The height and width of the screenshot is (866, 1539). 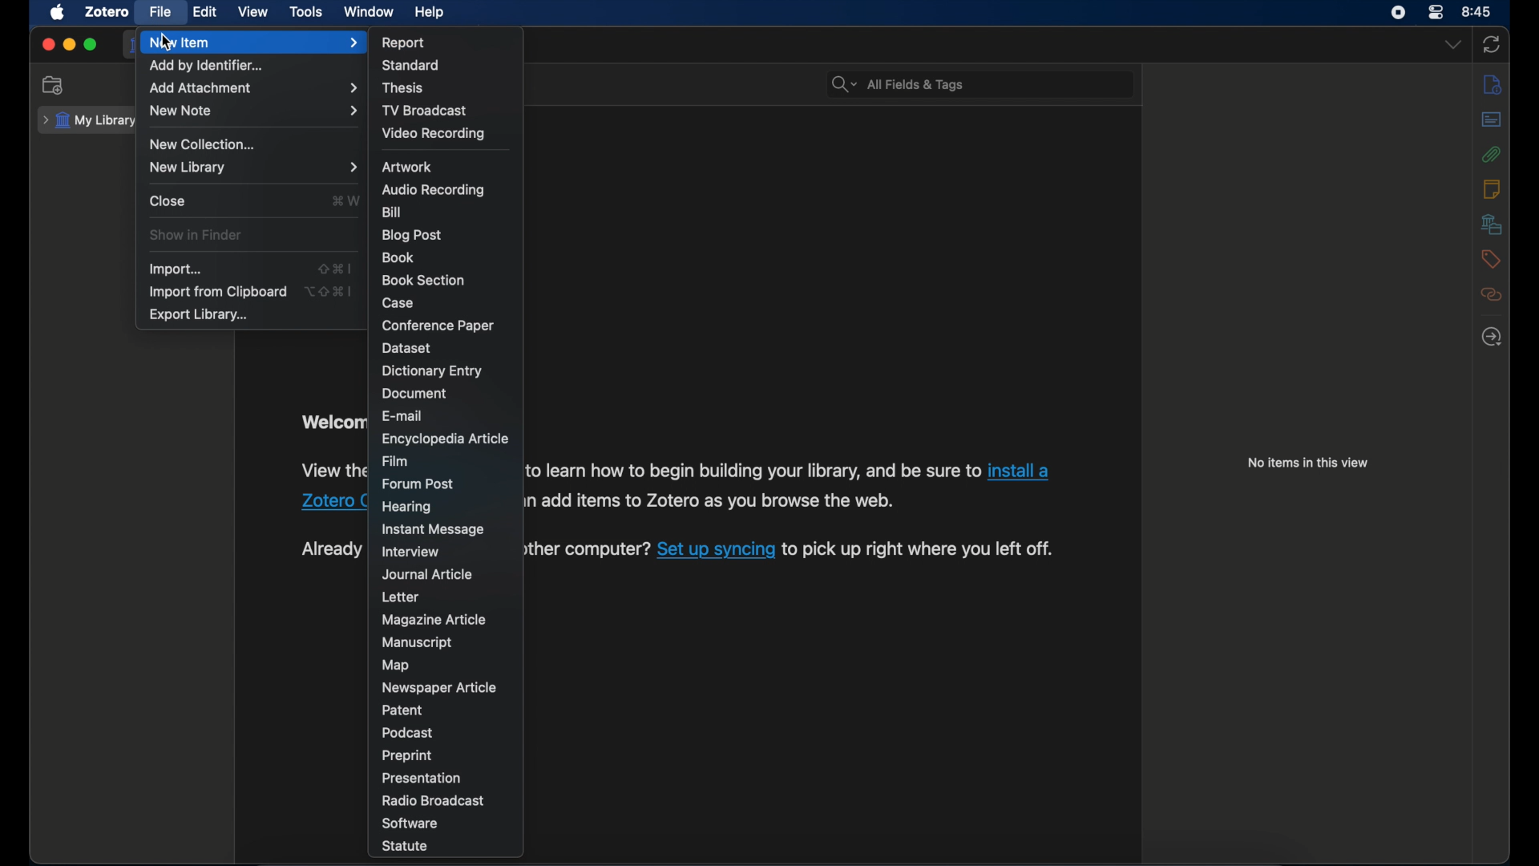 I want to click on no items in this view, so click(x=1309, y=462).